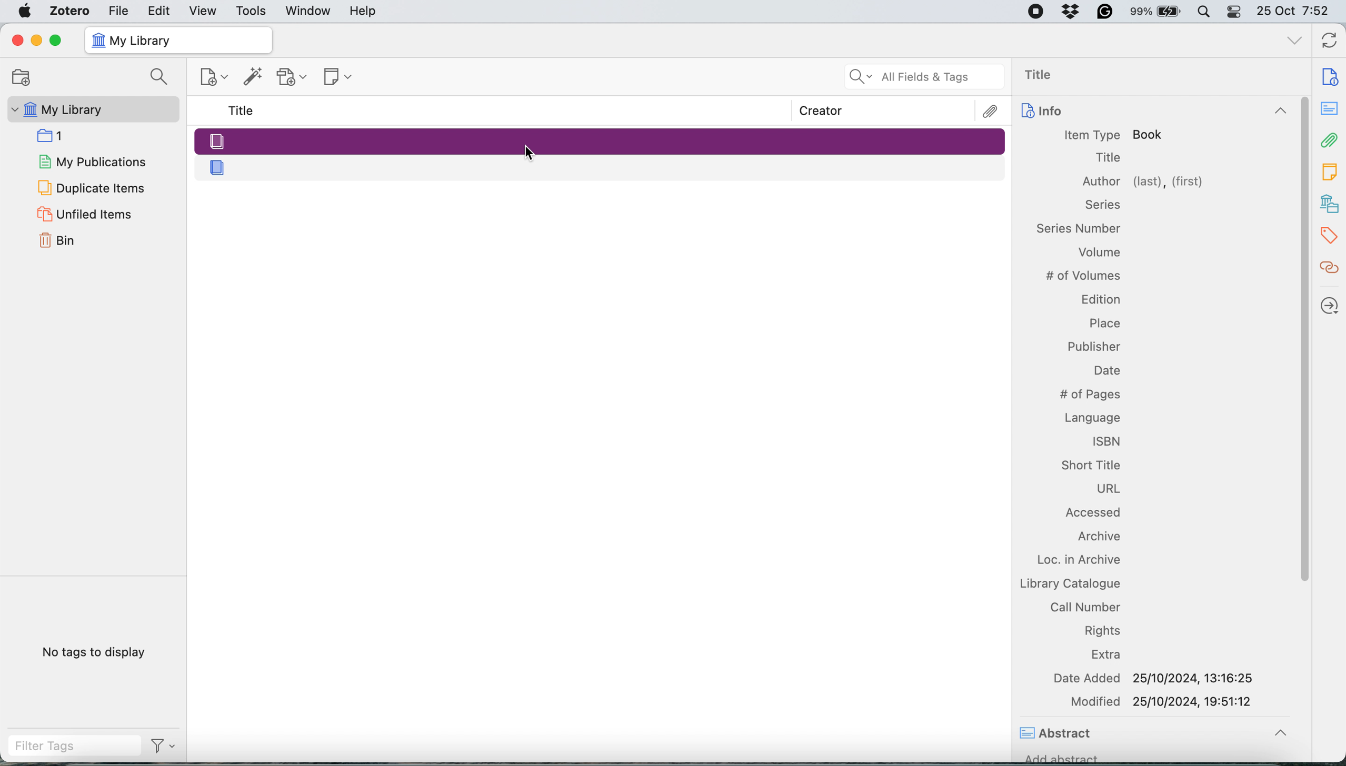 This screenshot has width=1346, height=766. What do you see at coordinates (1097, 538) in the screenshot?
I see `Archive` at bounding box center [1097, 538].